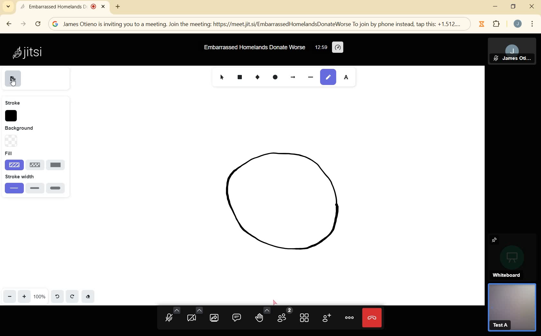 The width and height of the screenshot is (541, 336). What do you see at coordinates (72, 297) in the screenshot?
I see `redo` at bounding box center [72, 297].